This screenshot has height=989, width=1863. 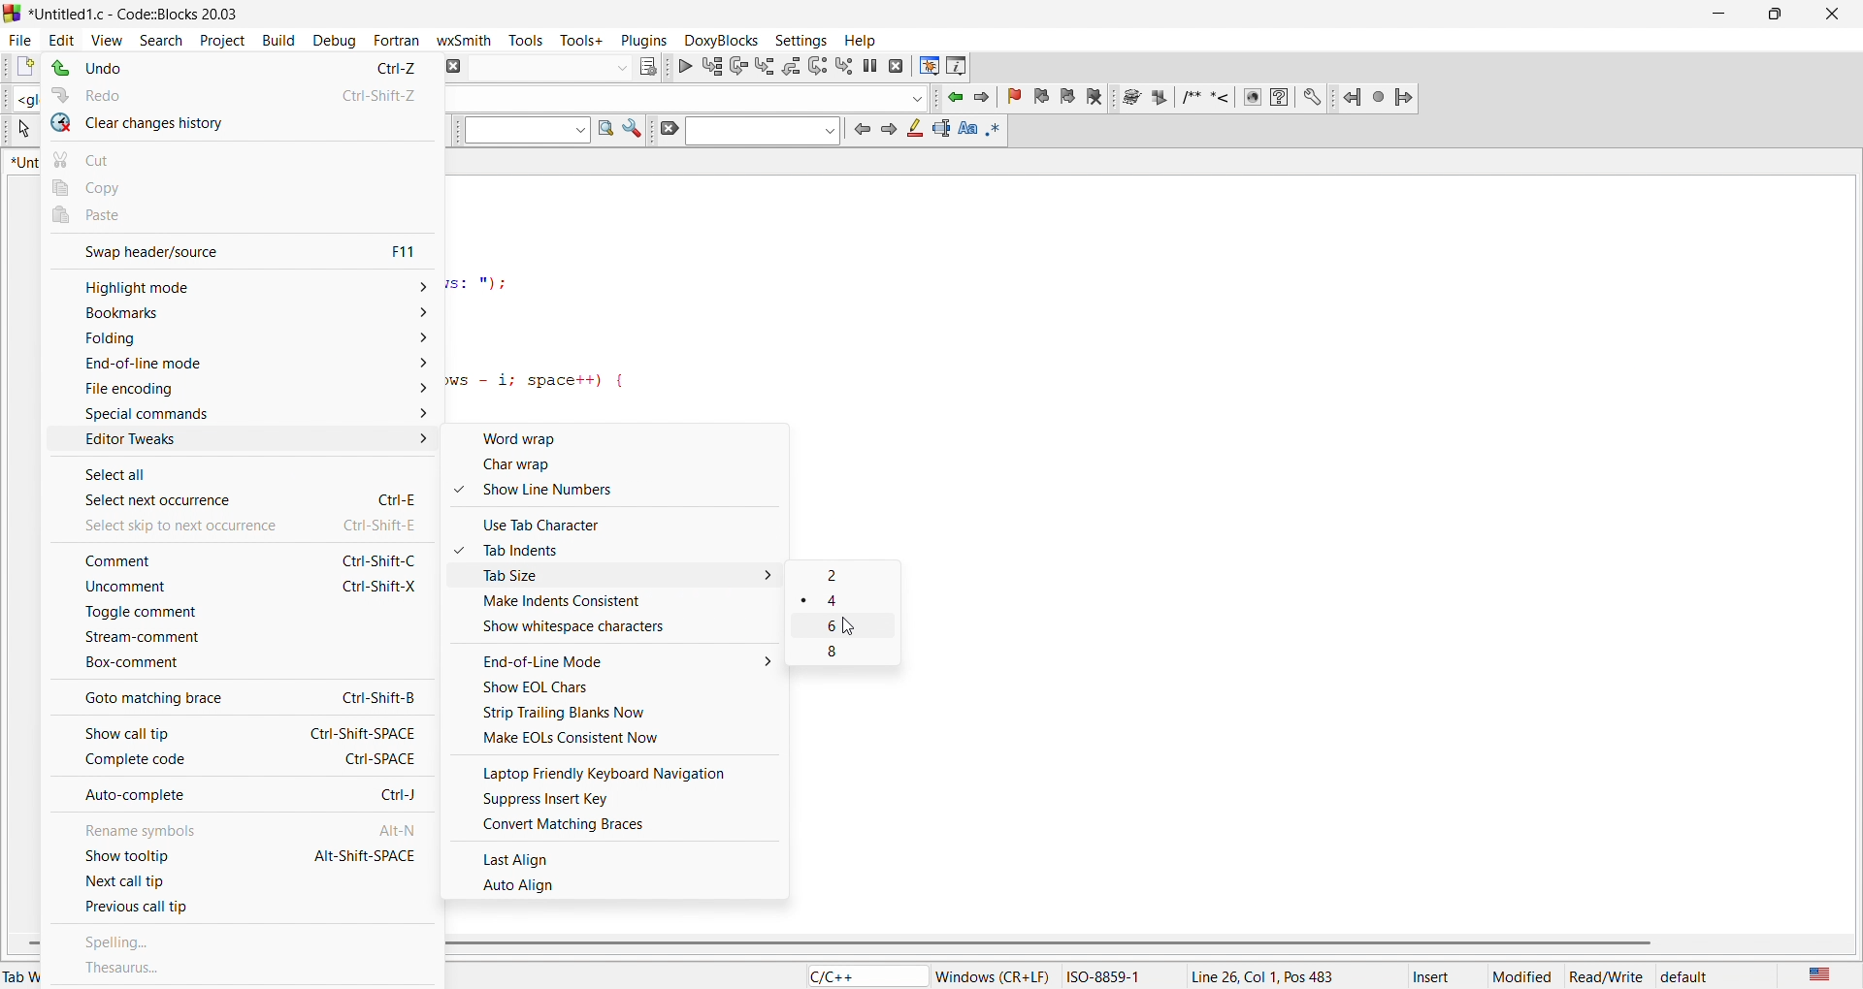 What do you see at coordinates (245, 936) in the screenshot?
I see `spelling` at bounding box center [245, 936].